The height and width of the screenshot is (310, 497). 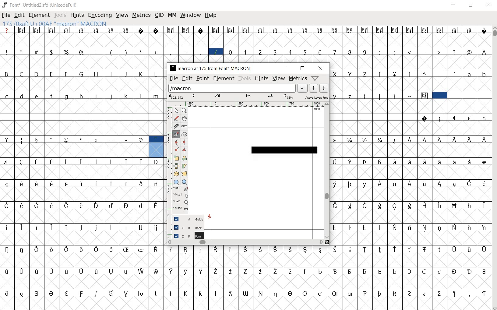 I want to click on Symbol, so click(x=454, y=30).